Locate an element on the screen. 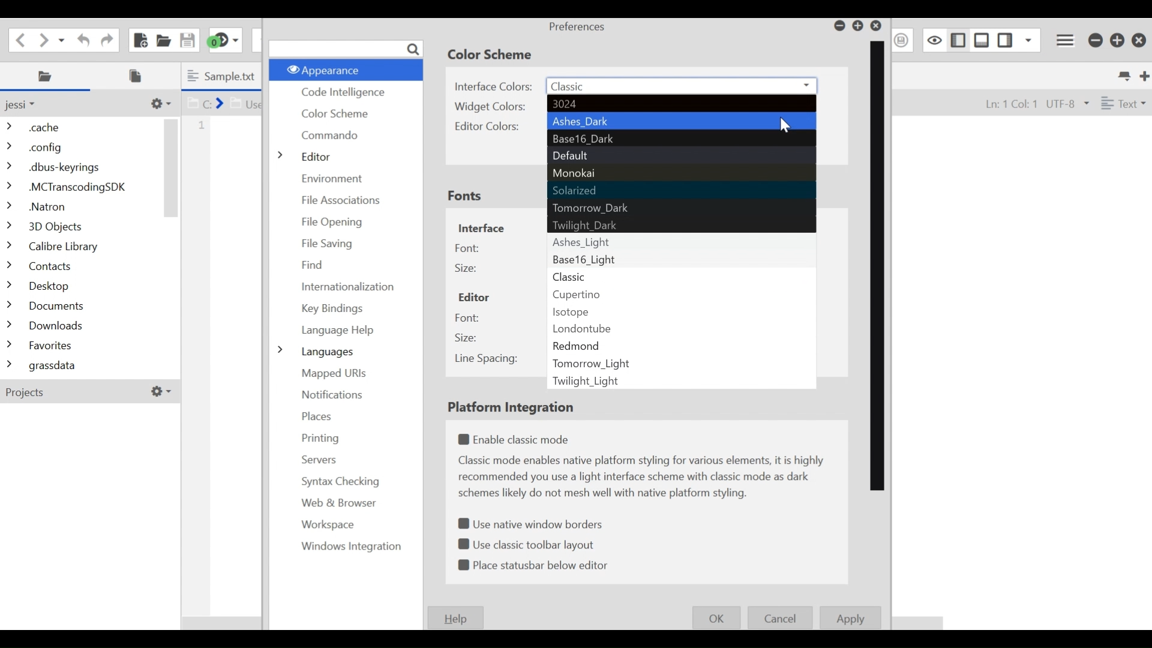 The width and height of the screenshot is (1152, 648). text is located at coordinates (644, 478).